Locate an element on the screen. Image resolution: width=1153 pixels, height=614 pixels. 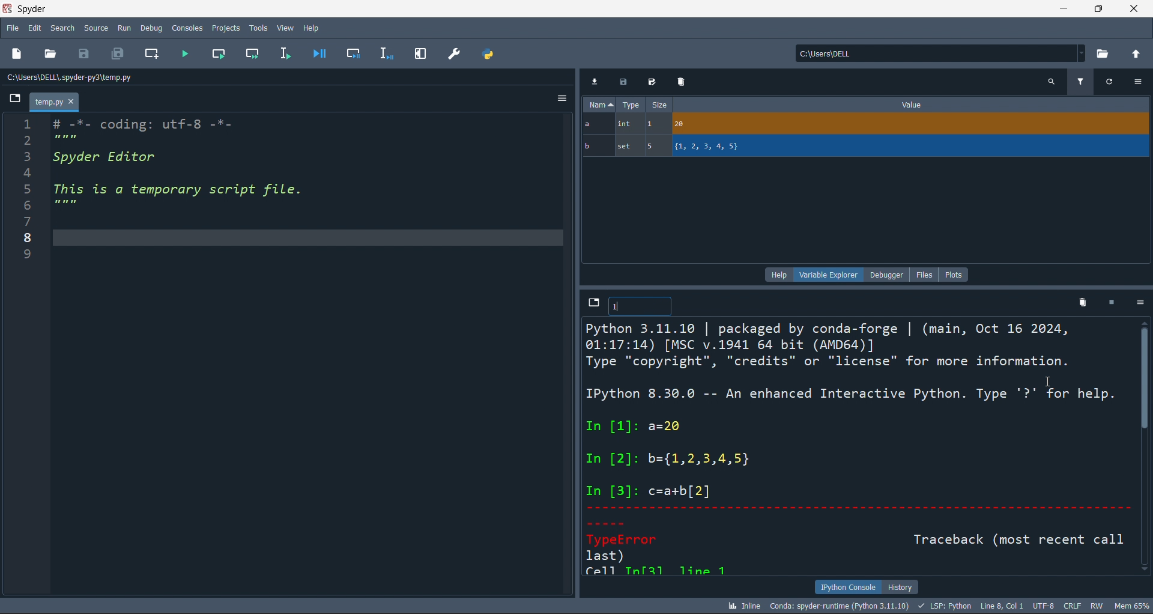
save data as is located at coordinates (650, 82).